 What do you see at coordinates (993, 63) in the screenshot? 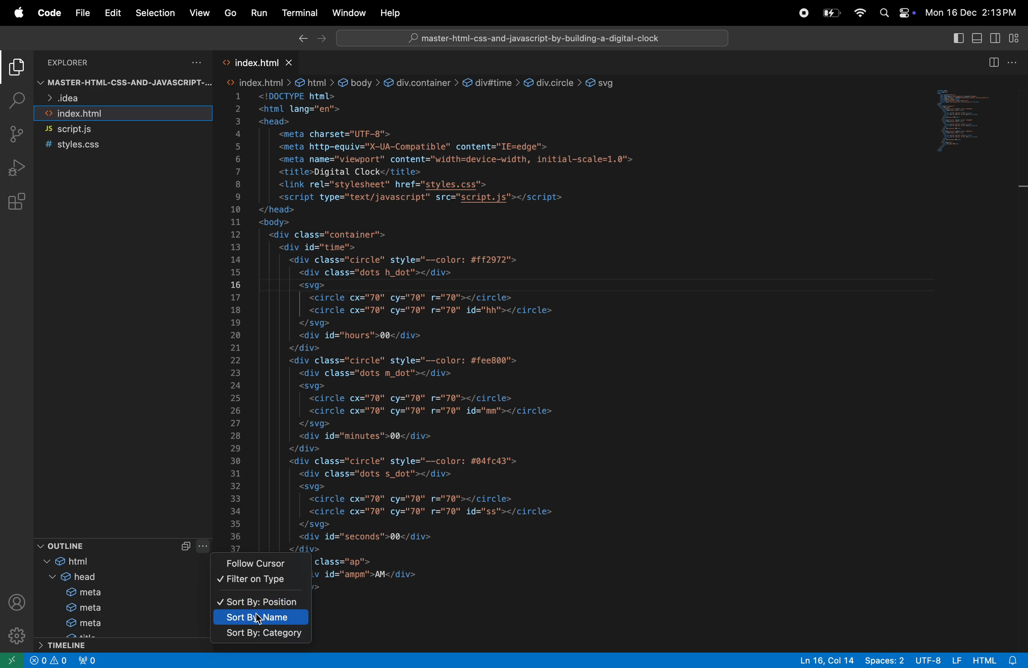
I see `split editor right` at bounding box center [993, 63].